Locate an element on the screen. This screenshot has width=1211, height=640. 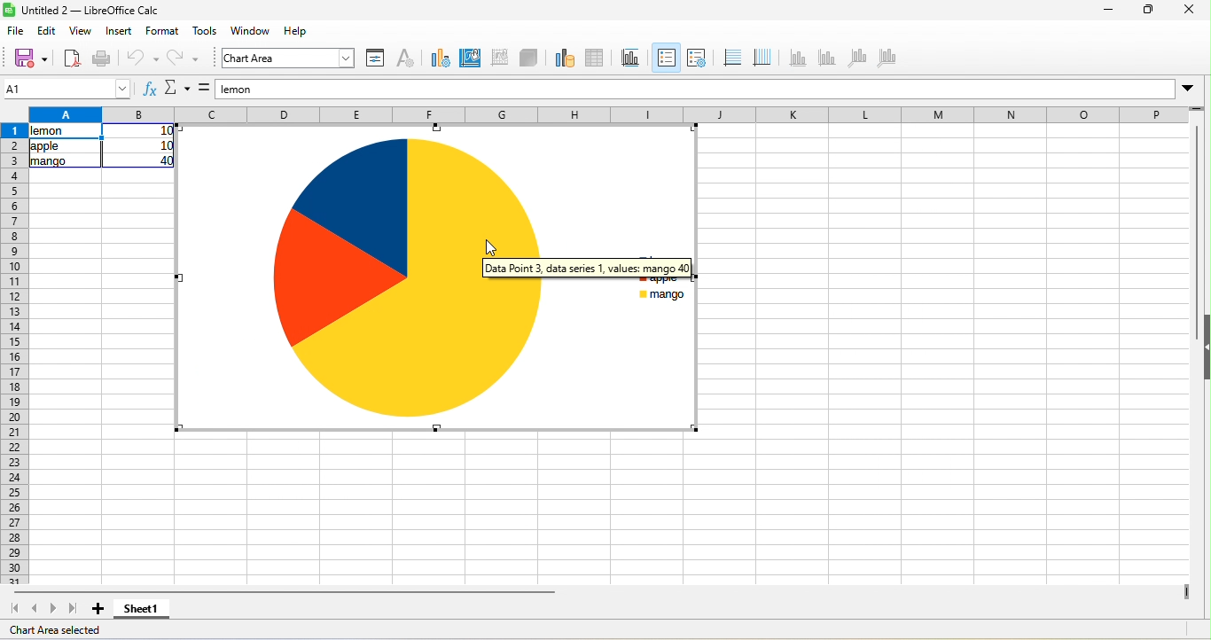
formula is located at coordinates (204, 90).